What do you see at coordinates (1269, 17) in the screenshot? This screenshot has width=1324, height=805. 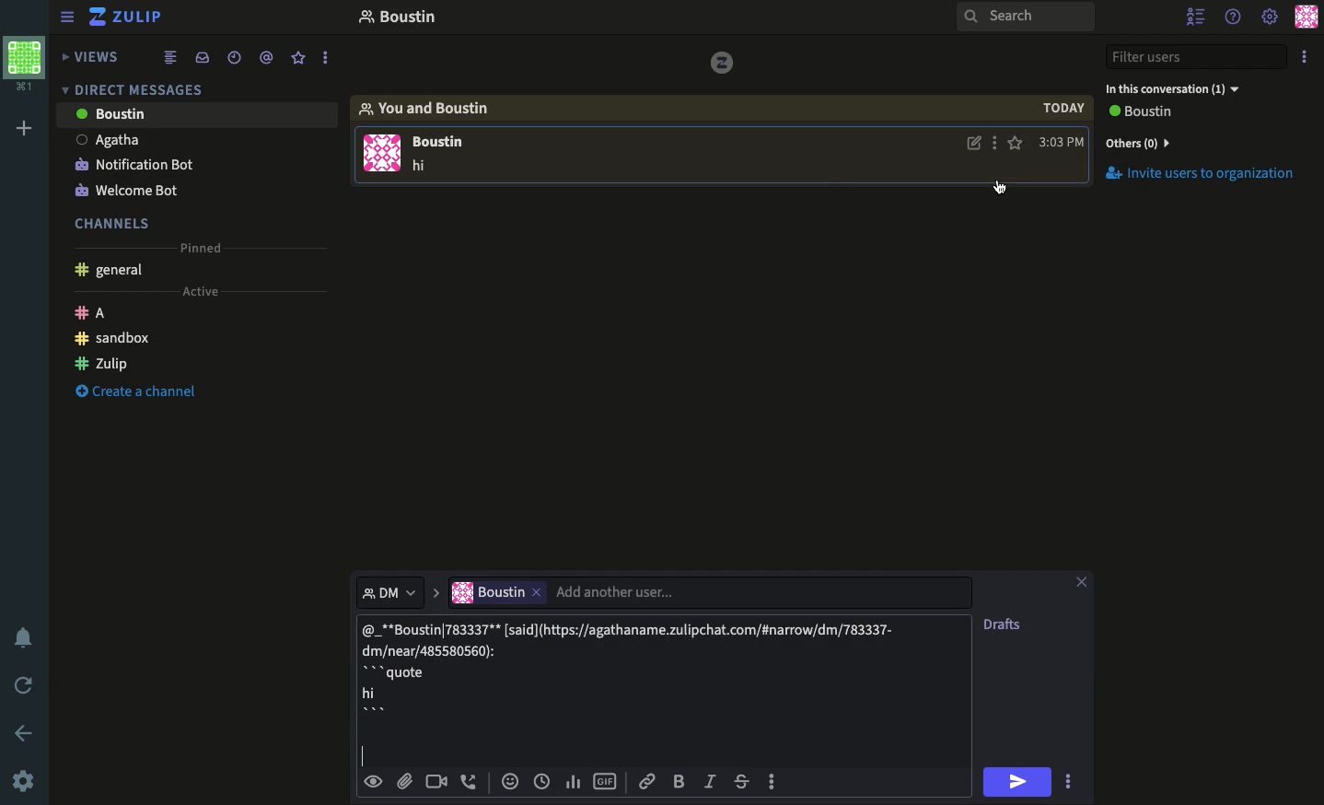 I see `Settings` at bounding box center [1269, 17].